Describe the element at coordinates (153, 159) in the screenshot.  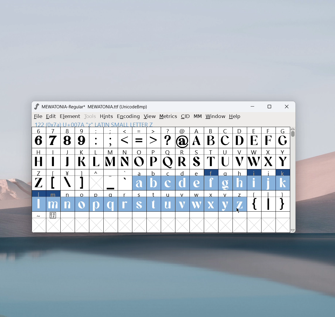
I see `P` at that location.